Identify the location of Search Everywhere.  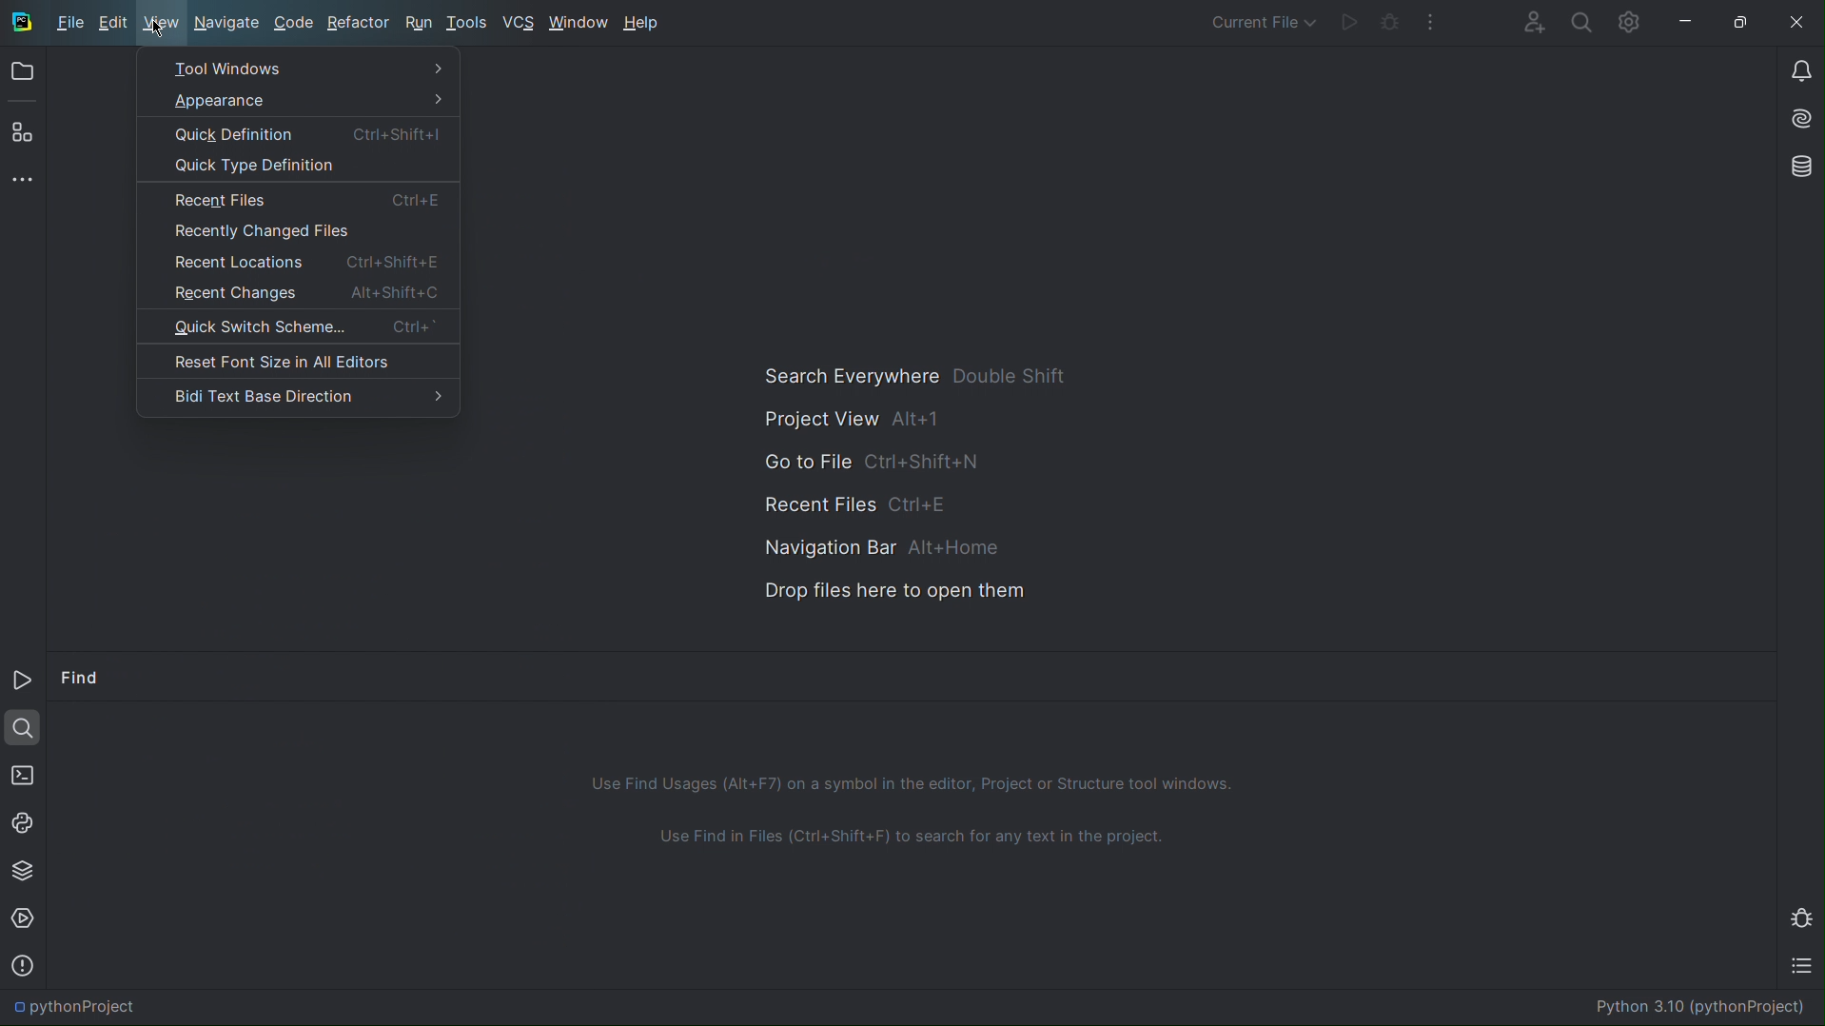
(912, 378).